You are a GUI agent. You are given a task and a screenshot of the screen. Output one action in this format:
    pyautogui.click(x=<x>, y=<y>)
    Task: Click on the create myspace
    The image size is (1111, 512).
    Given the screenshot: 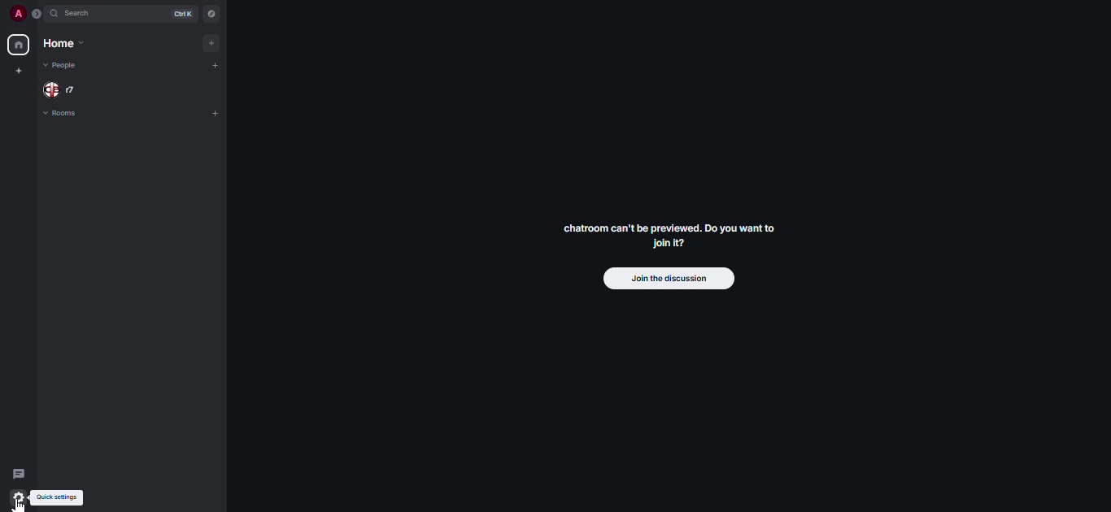 What is the action you would take?
    pyautogui.click(x=20, y=70)
    